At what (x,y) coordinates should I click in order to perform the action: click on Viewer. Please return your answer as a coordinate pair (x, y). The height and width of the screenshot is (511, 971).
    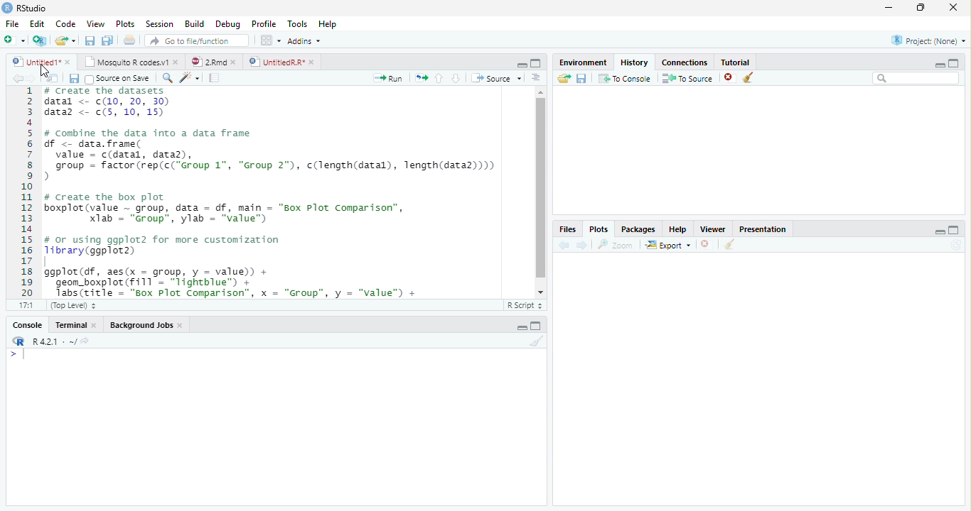
    Looking at the image, I should click on (714, 229).